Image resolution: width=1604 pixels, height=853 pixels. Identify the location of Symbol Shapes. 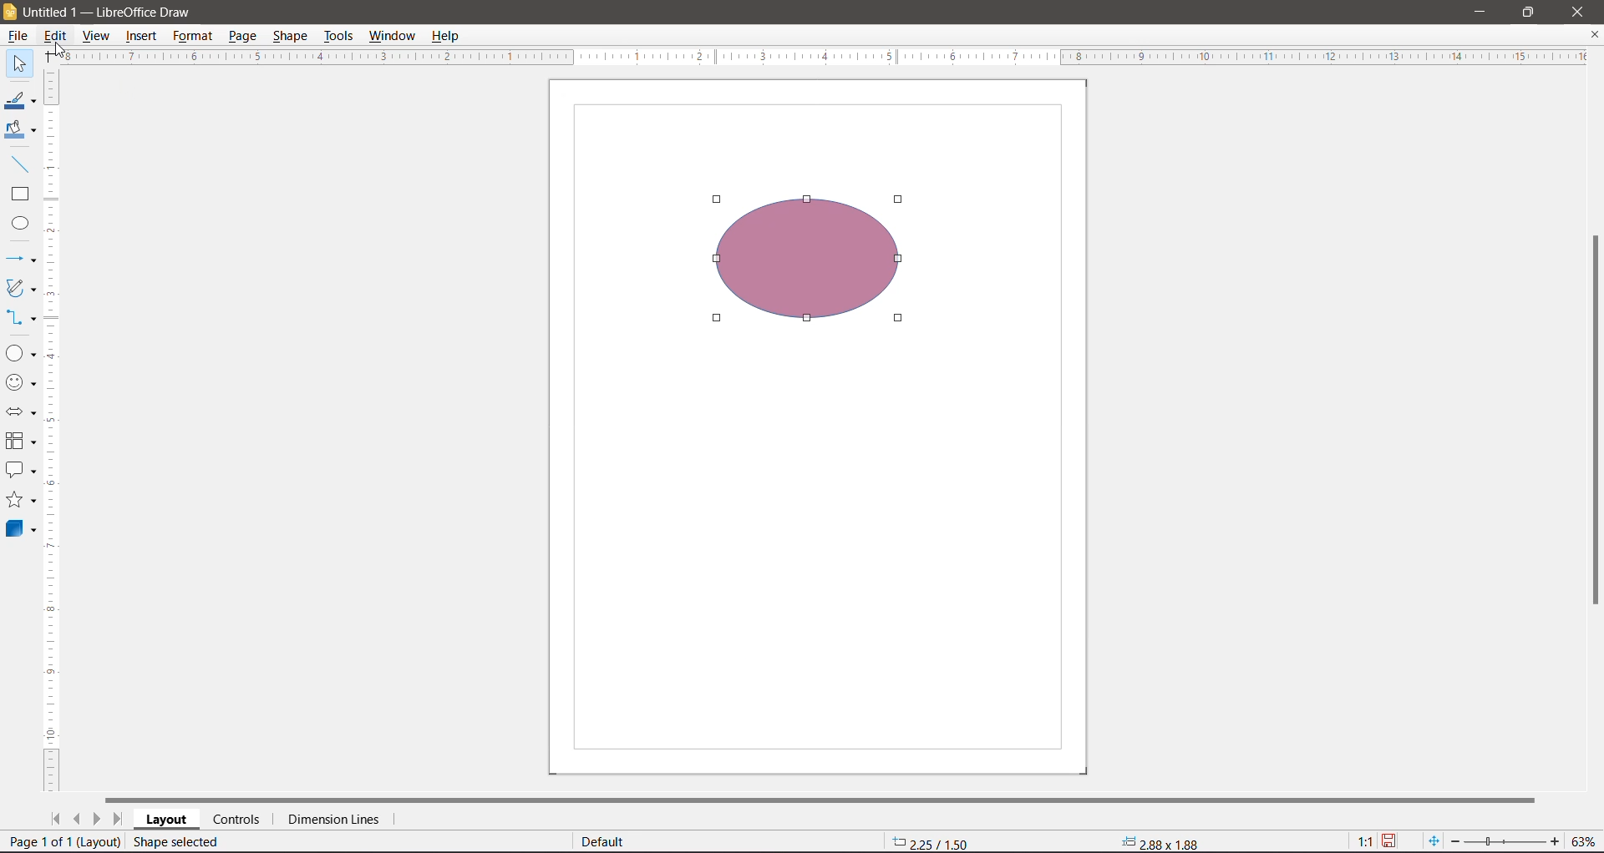
(23, 385).